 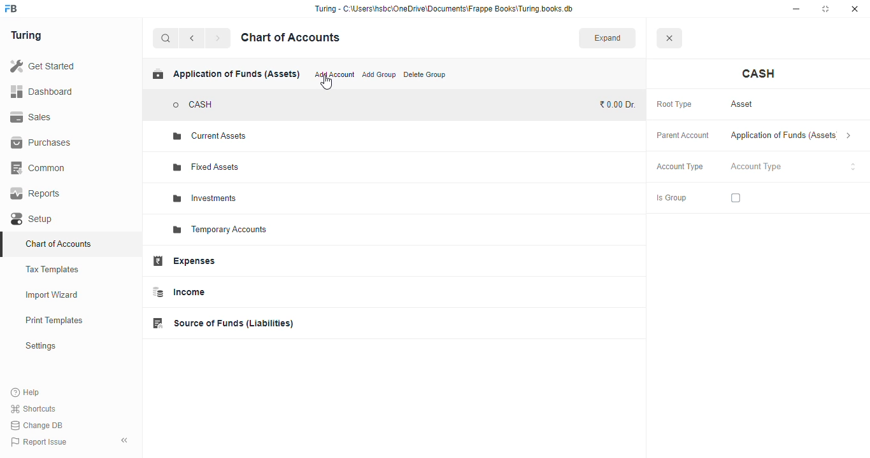 I want to click on is group, so click(x=671, y=198).